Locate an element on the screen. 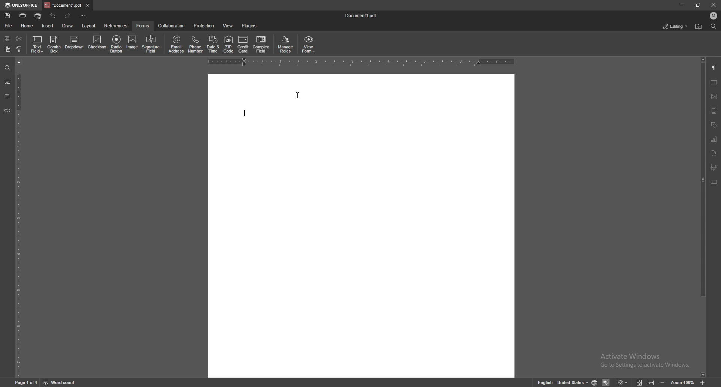 The image size is (721, 387). resize is located at coordinates (698, 4).